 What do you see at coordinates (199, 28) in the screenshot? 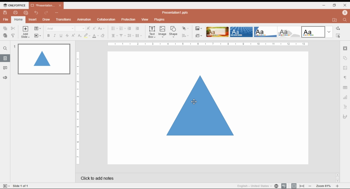
I see `select color theme` at bounding box center [199, 28].